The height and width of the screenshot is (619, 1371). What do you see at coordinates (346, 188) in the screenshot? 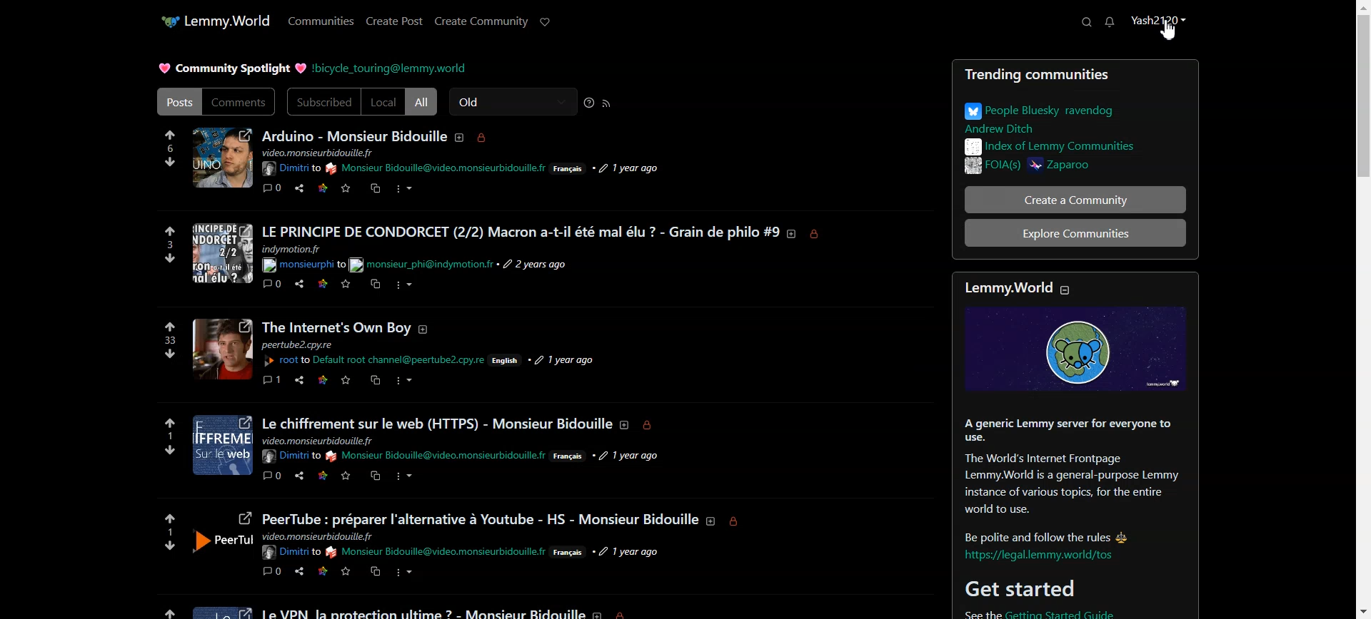
I see `Save` at bounding box center [346, 188].